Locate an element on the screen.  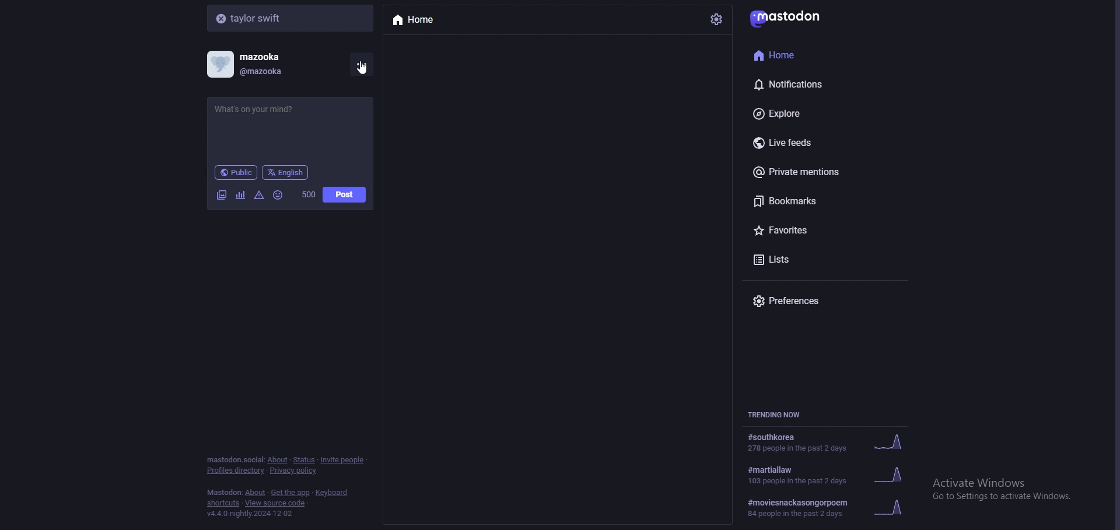
profiles directory is located at coordinates (236, 472).